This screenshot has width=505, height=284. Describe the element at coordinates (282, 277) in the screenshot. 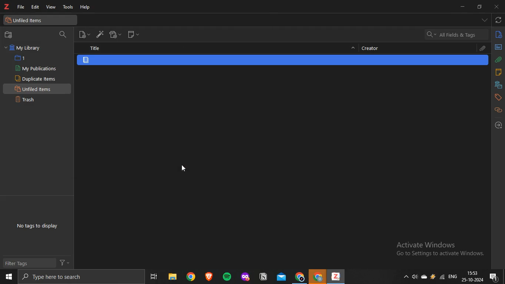

I see `mail` at that location.